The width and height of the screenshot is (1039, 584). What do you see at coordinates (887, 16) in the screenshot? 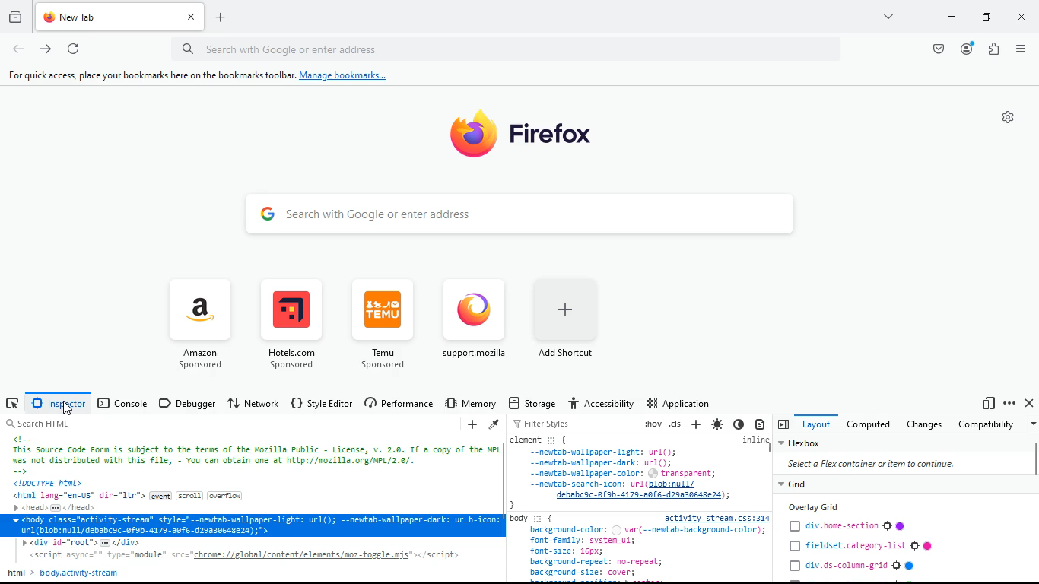
I see `more` at bounding box center [887, 16].